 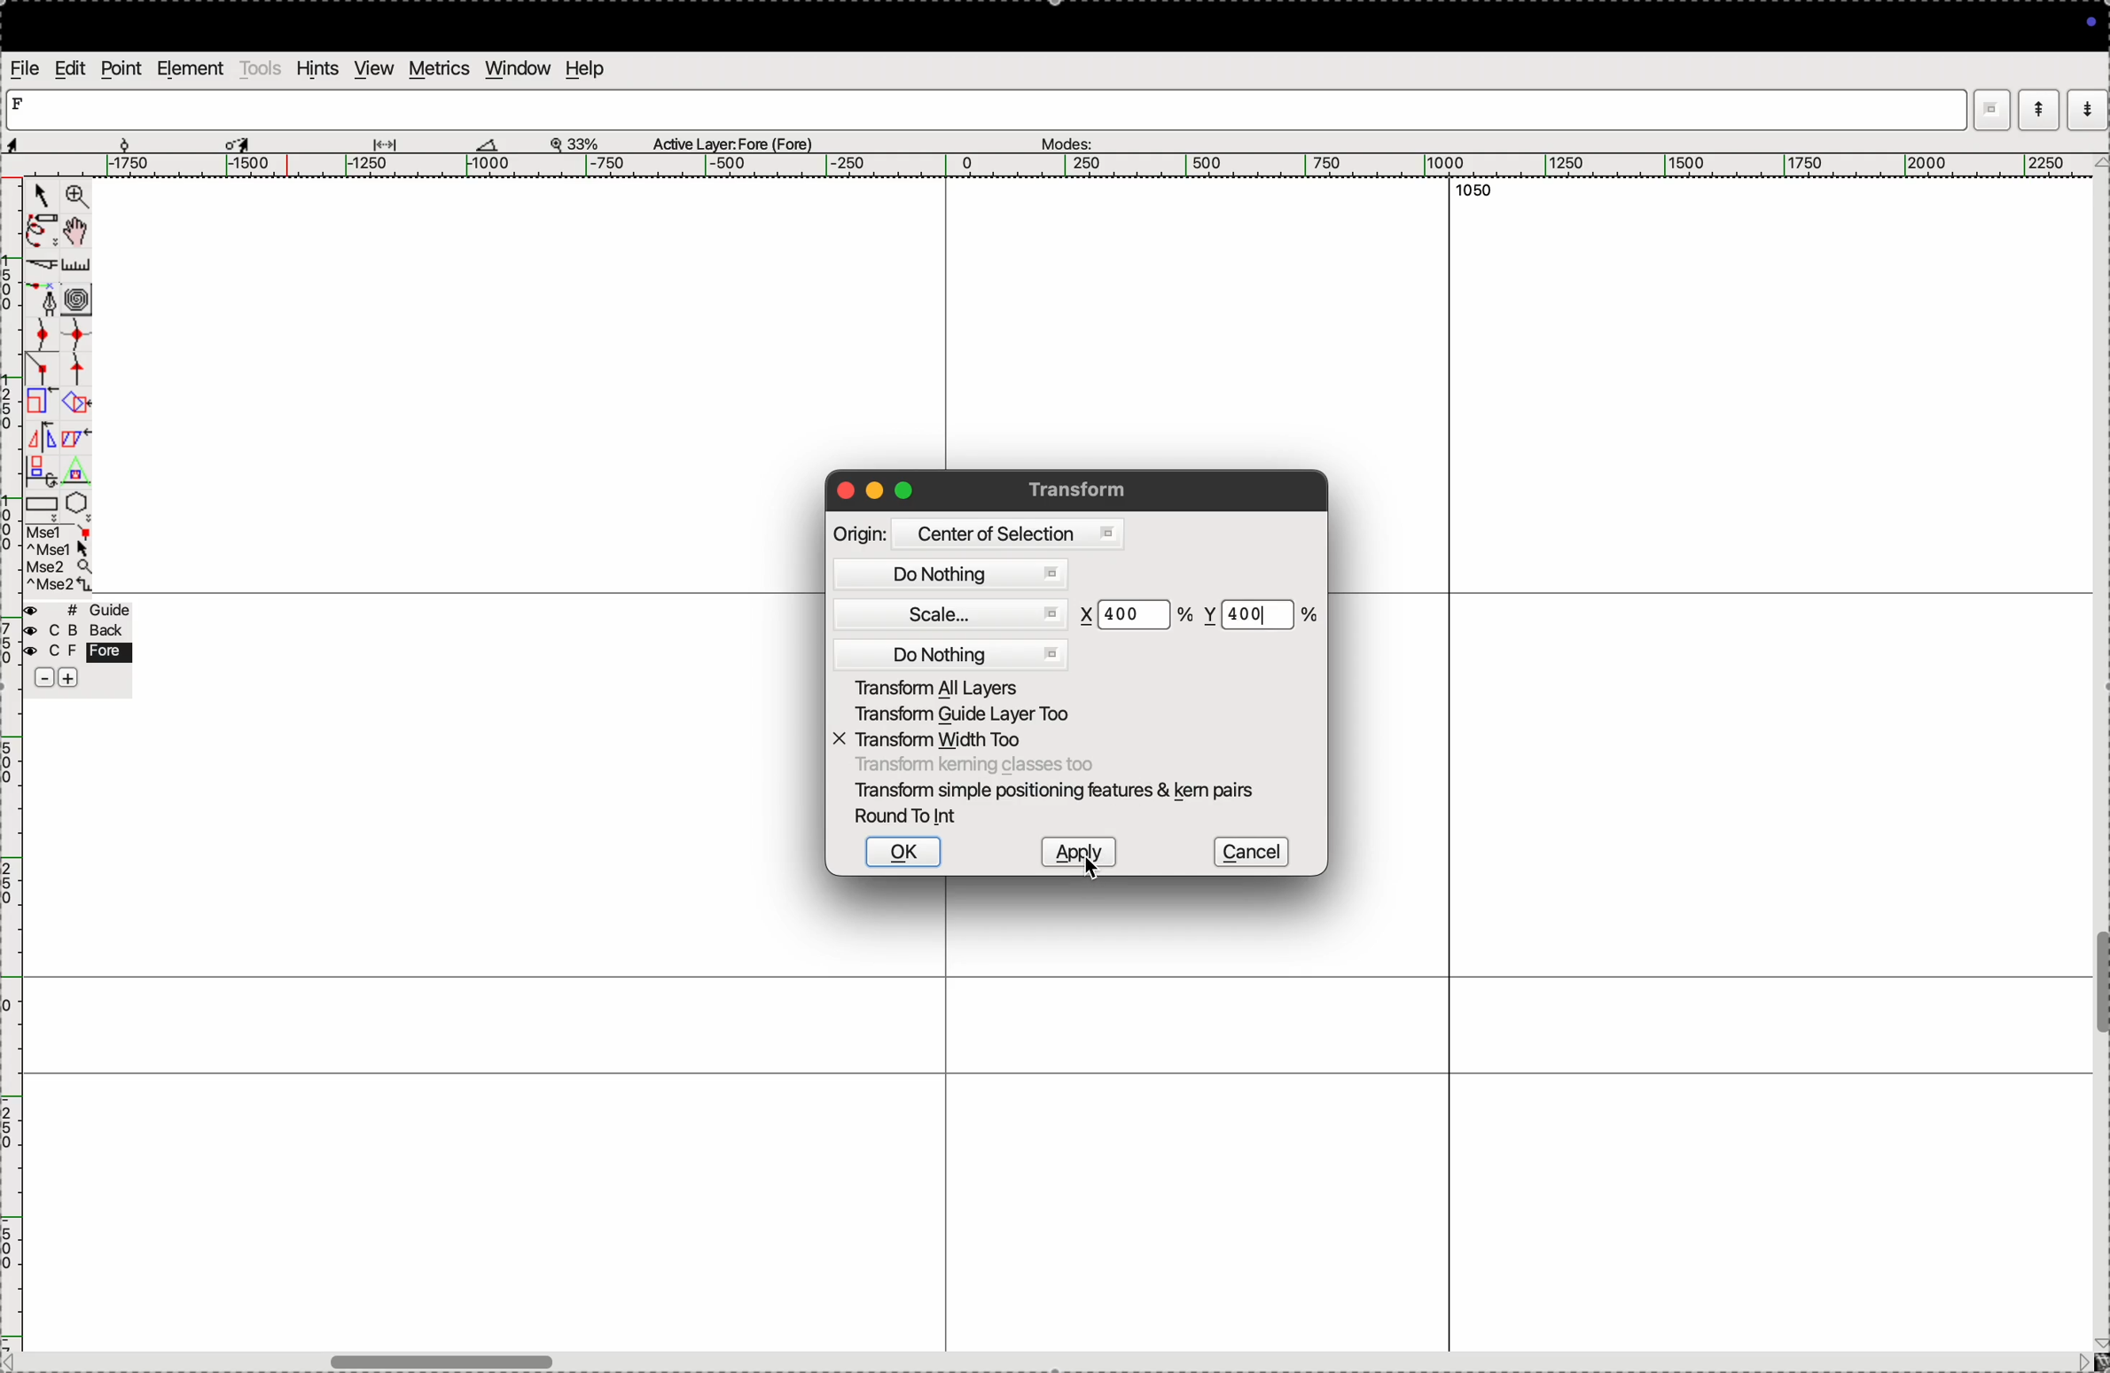 What do you see at coordinates (70, 681) in the screenshot?
I see `add` at bounding box center [70, 681].